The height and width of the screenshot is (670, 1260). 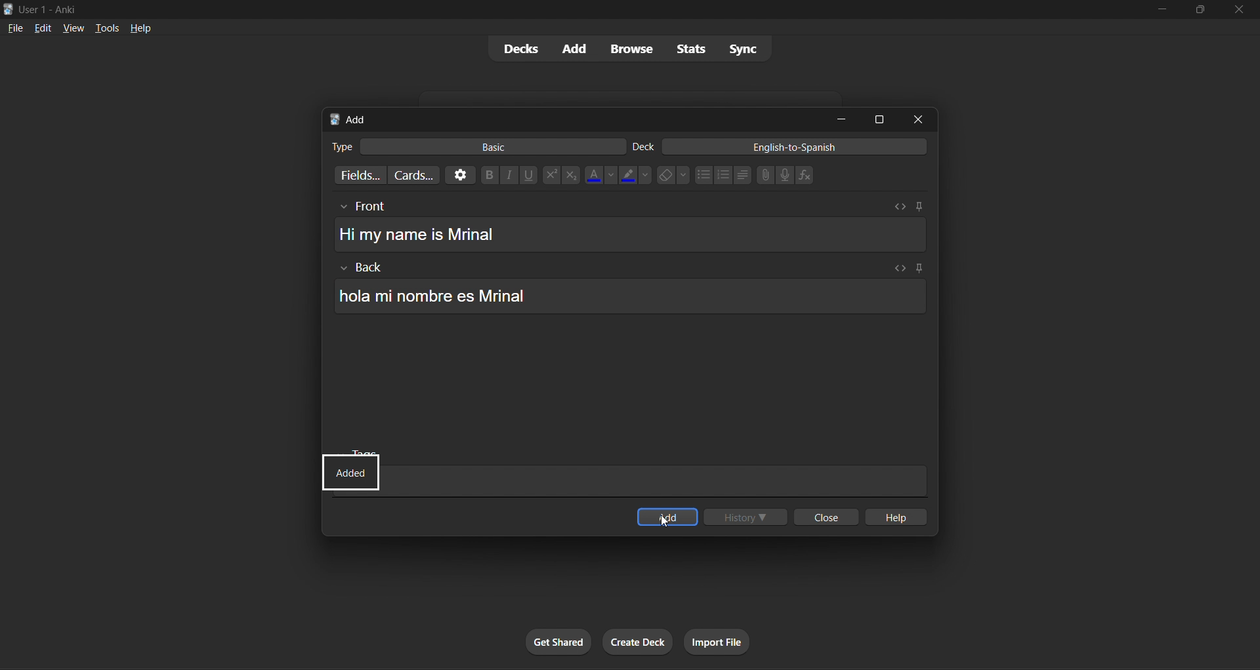 I want to click on text styling, so click(x=654, y=175).